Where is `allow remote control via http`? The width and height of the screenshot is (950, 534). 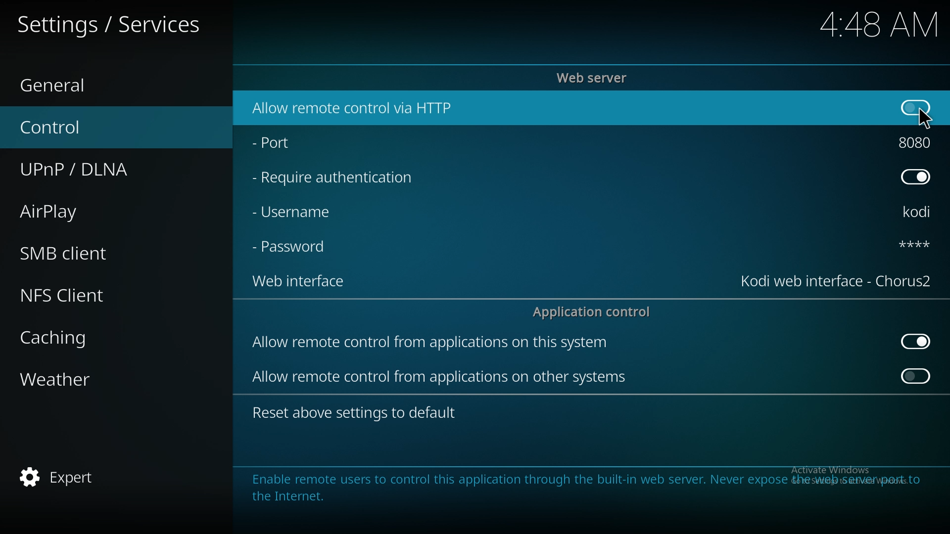 allow remote control via http is located at coordinates (378, 107).